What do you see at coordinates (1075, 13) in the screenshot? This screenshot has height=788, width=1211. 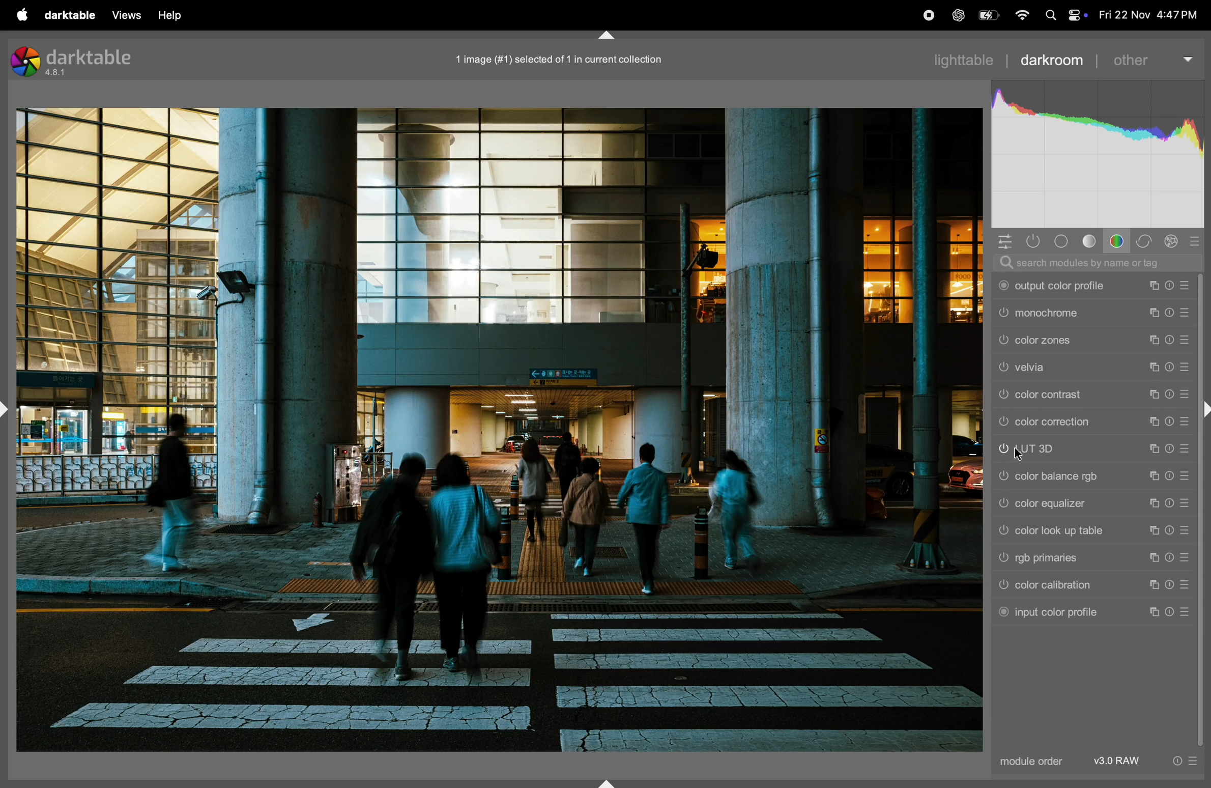 I see `apple widgets` at bounding box center [1075, 13].